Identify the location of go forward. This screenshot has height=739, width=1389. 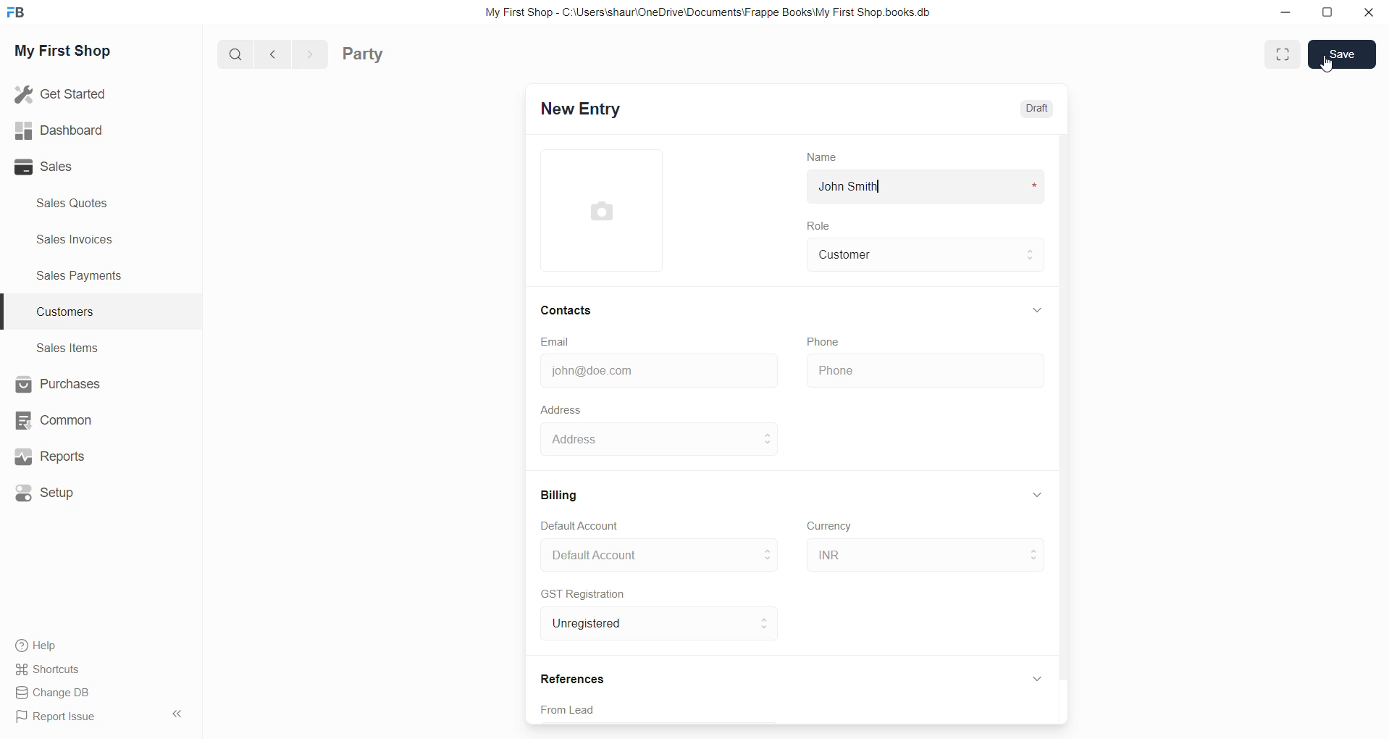
(309, 55).